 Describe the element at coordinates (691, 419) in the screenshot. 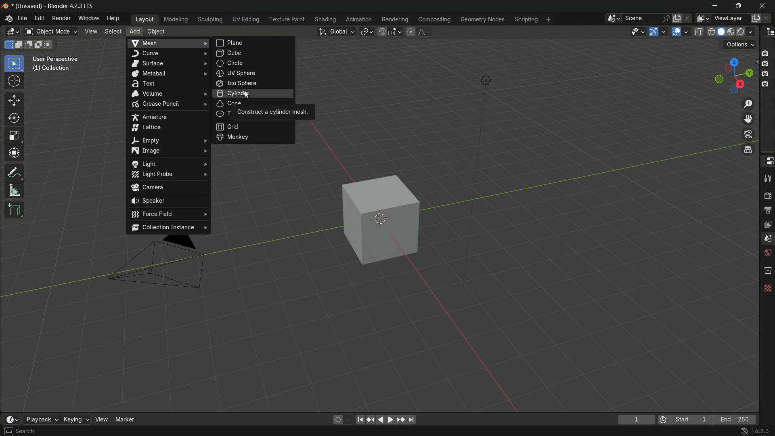

I see `start` at that location.